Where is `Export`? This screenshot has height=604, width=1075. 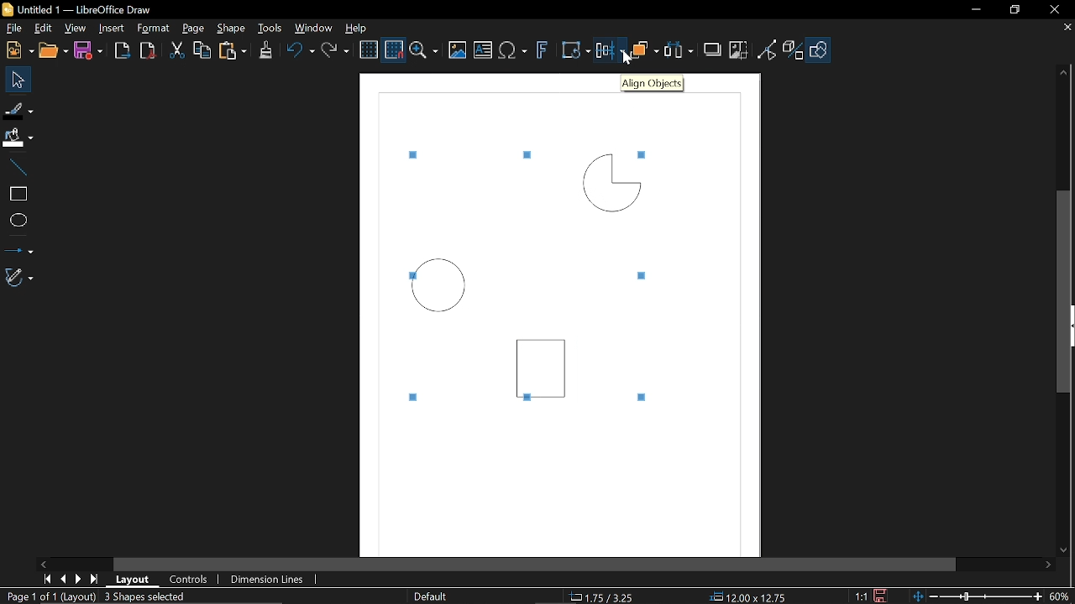
Export is located at coordinates (123, 50).